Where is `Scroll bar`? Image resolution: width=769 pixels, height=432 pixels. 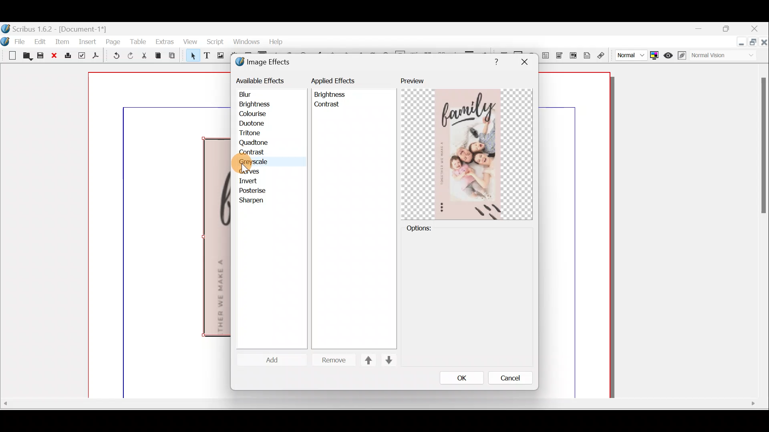 Scroll bar is located at coordinates (759, 230).